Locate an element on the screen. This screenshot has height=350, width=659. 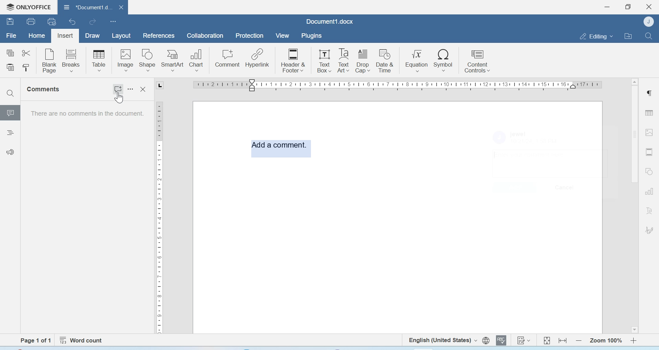
Graphs is located at coordinates (649, 191).